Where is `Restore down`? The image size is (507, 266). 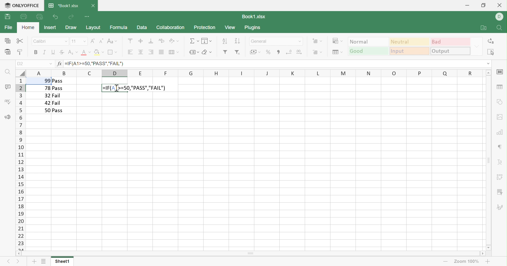
Restore down is located at coordinates (483, 5).